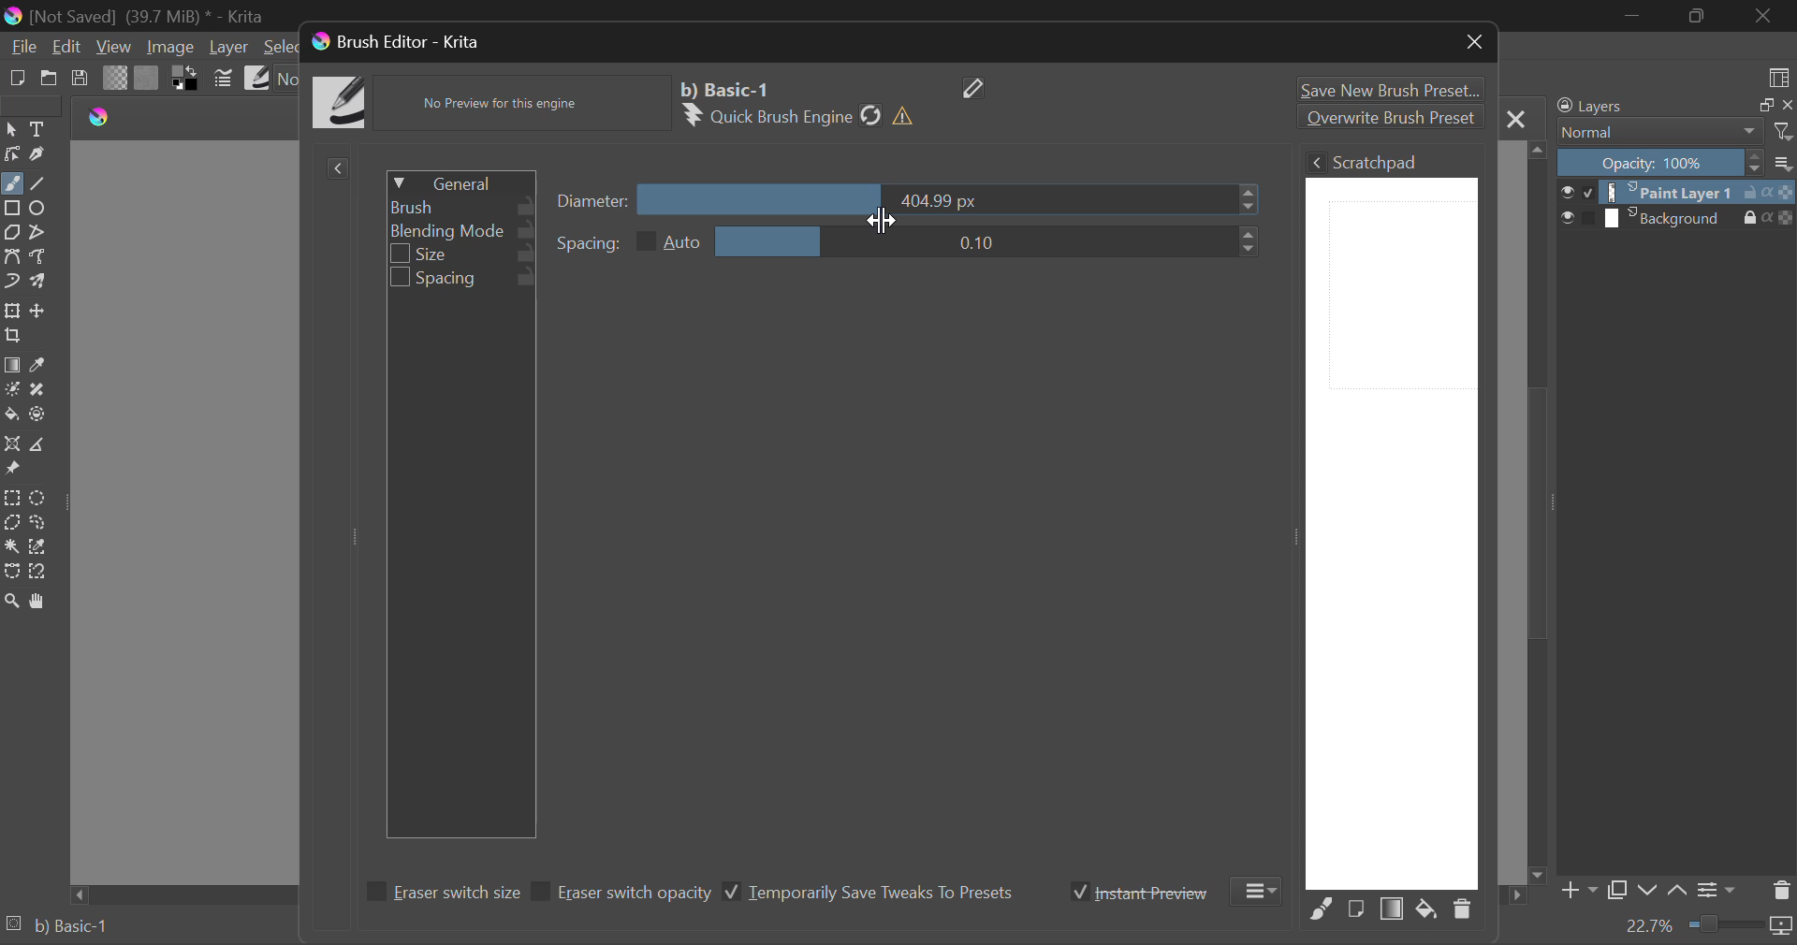 The width and height of the screenshot is (1797, 945). I want to click on Fill Area with Selected Brush Preset, so click(1322, 909).